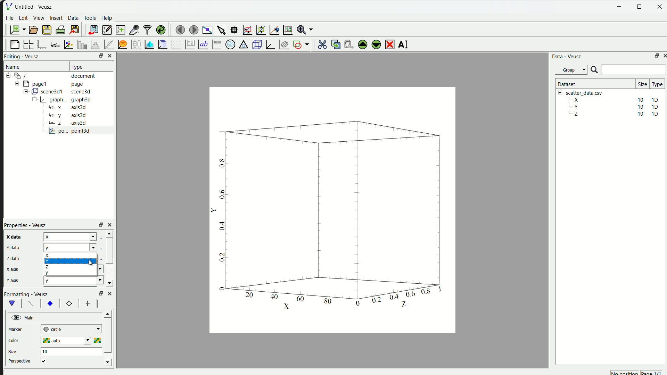  Describe the element at coordinates (73, 18) in the screenshot. I see `Data` at that location.